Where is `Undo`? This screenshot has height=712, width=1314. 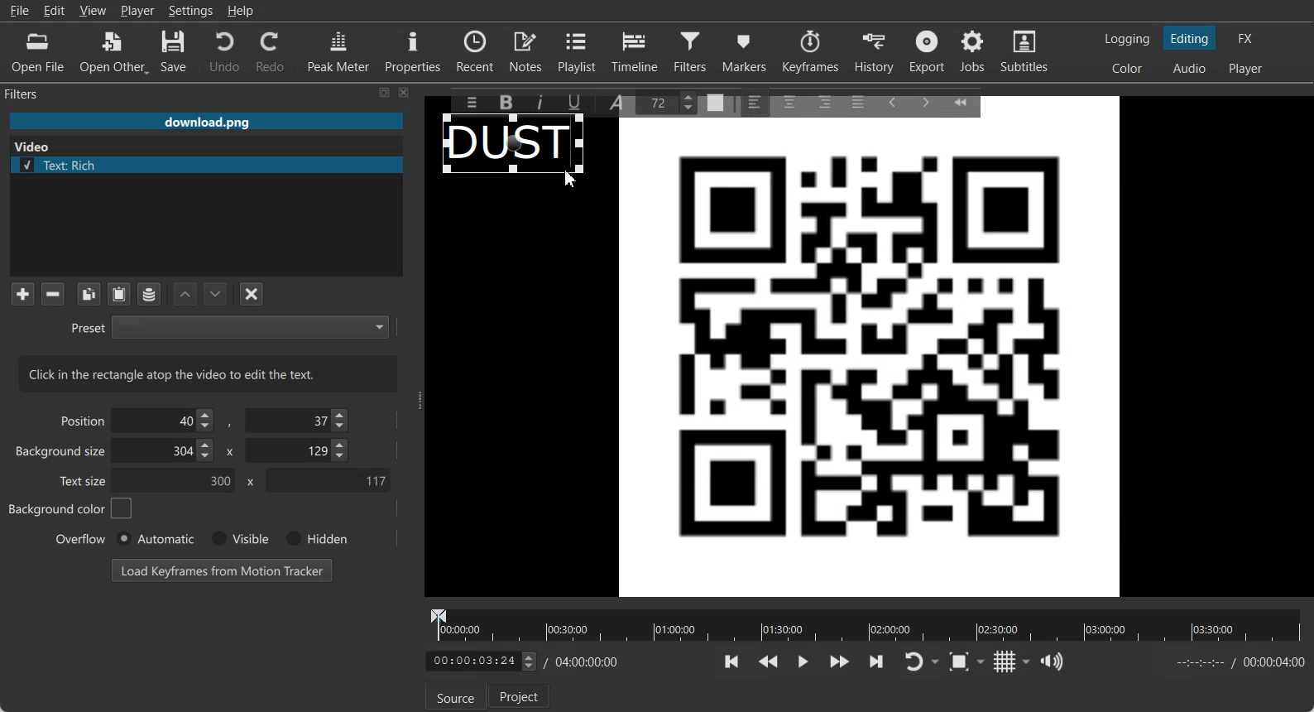 Undo is located at coordinates (224, 51).